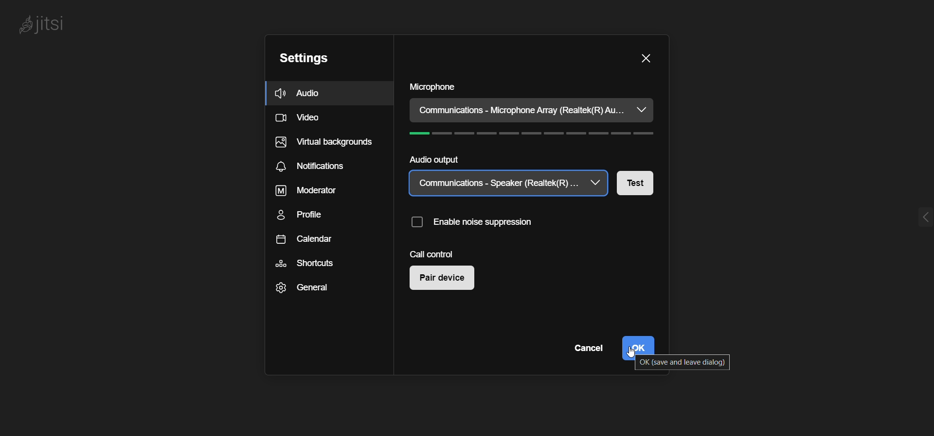  I want to click on current microphone, so click(521, 111).